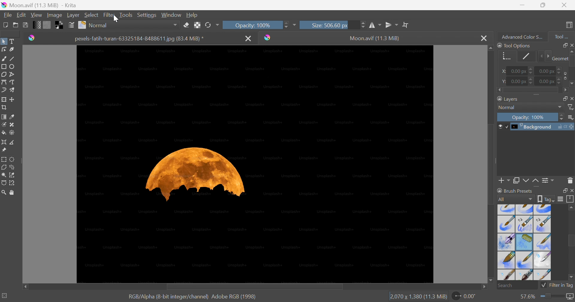  What do you see at coordinates (4, 167) in the screenshot?
I see `Polygonal selection tool` at bounding box center [4, 167].